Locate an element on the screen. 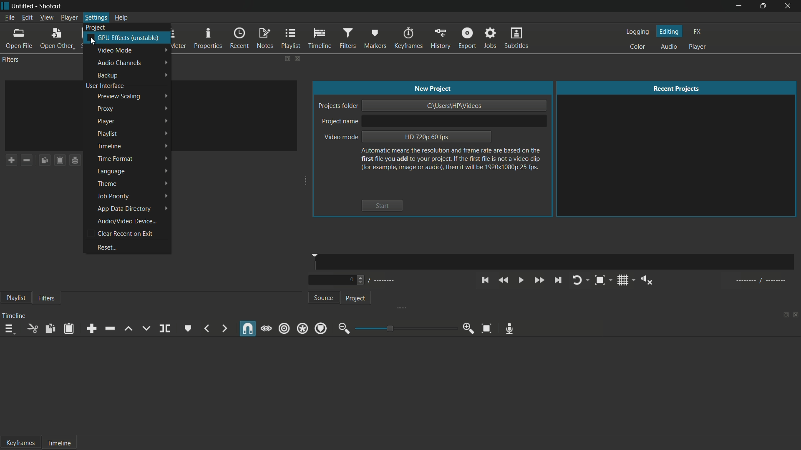 This screenshot has height=450, width=801. zoom out is located at coordinates (343, 329).